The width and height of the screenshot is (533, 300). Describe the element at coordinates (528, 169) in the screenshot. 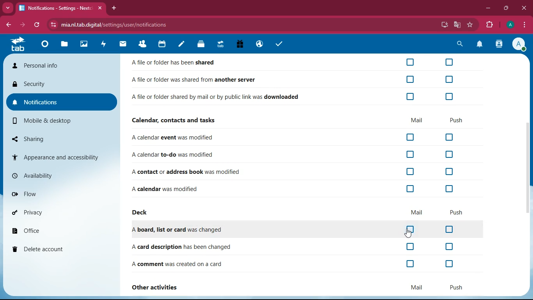

I see `Scroll bar` at that location.